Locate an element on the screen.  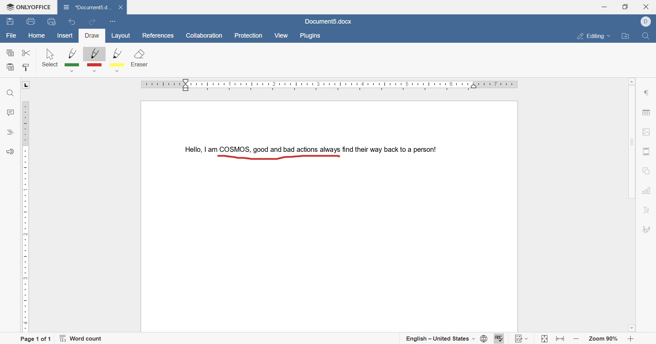
copy is located at coordinates (11, 53).